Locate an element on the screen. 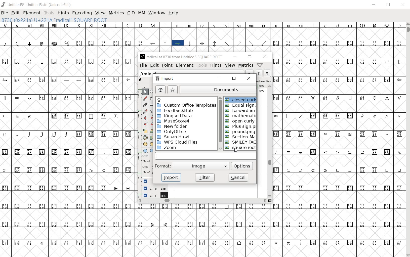  Rotate the selection is located at coordinates (152, 137).